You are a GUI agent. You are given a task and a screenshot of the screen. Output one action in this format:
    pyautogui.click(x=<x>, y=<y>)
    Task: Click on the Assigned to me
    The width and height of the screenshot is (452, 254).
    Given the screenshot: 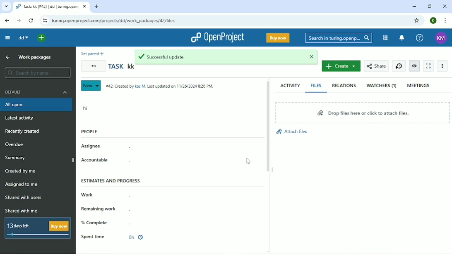 What is the action you would take?
    pyautogui.click(x=22, y=185)
    